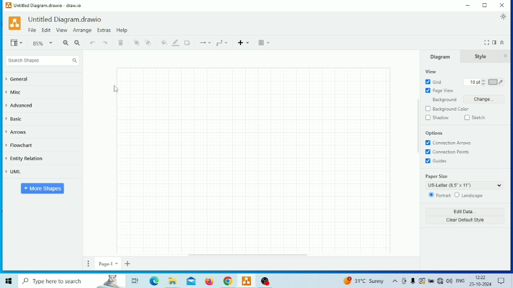 This screenshot has height=288, width=513. Describe the element at coordinates (26, 159) in the screenshot. I see `Entity Relation` at that location.